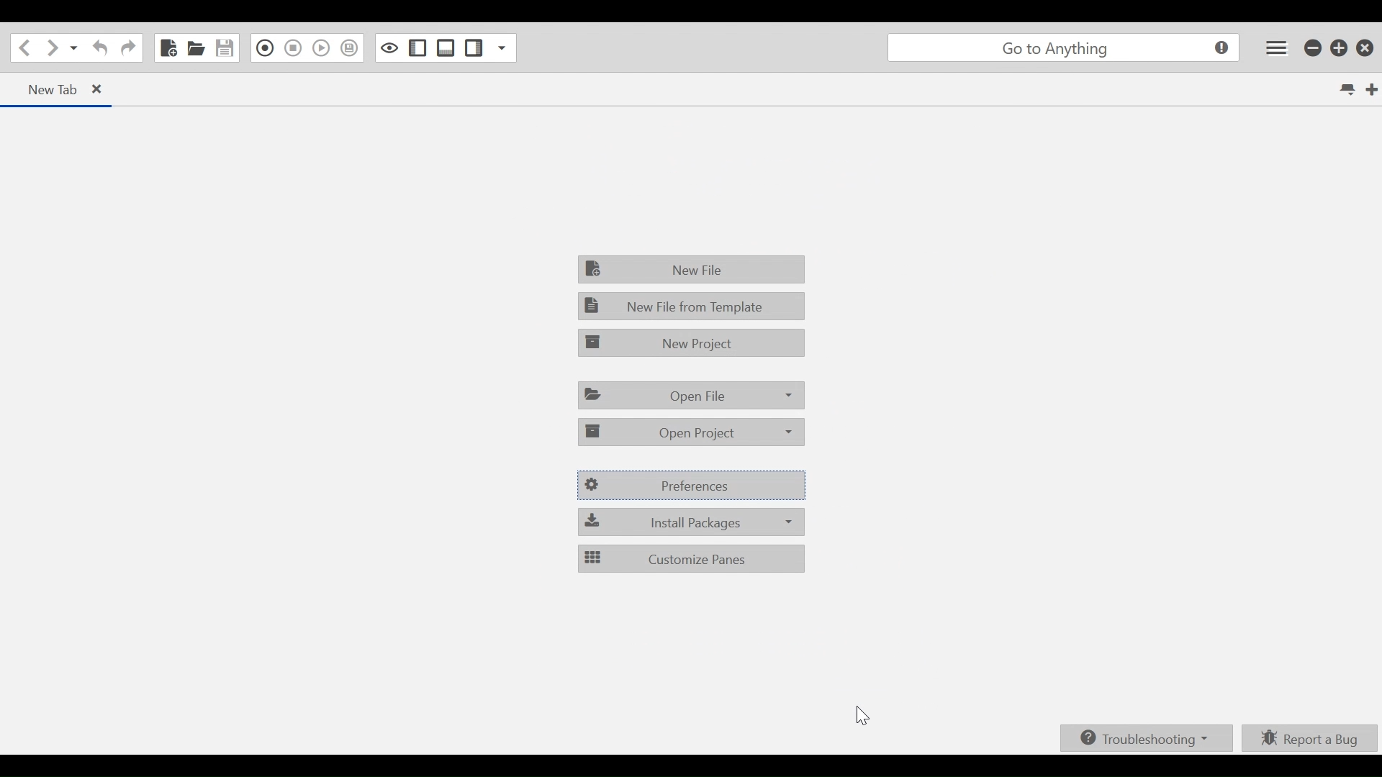 Image resolution: width=1382 pixels, height=777 pixels. Describe the element at coordinates (266, 47) in the screenshot. I see `Recording in Macro ` at that location.